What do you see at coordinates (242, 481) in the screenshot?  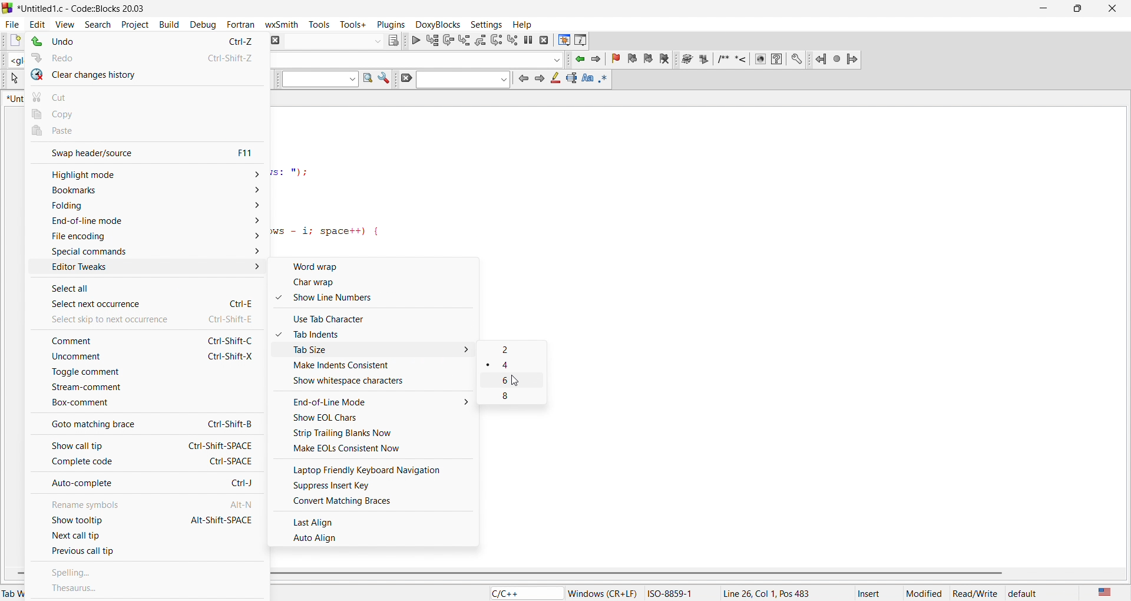 I see `Ctrl-j` at bounding box center [242, 481].